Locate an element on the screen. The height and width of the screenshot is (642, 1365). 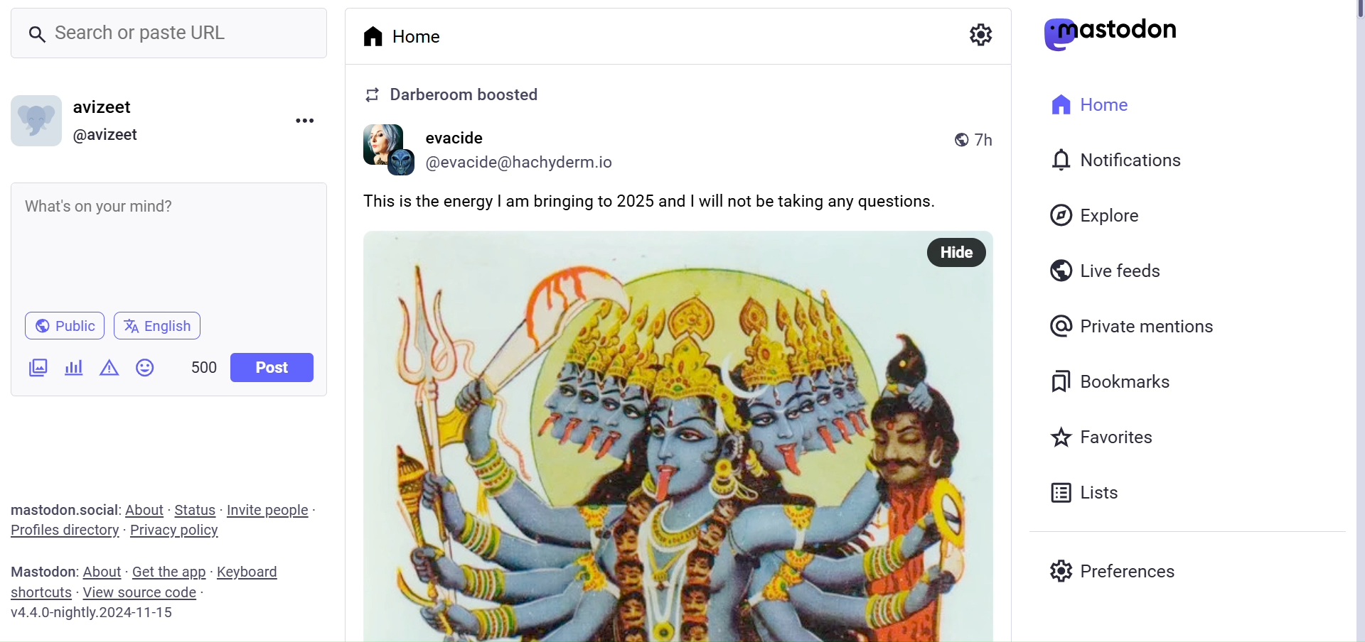
Word Limit is located at coordinates (205, 367).